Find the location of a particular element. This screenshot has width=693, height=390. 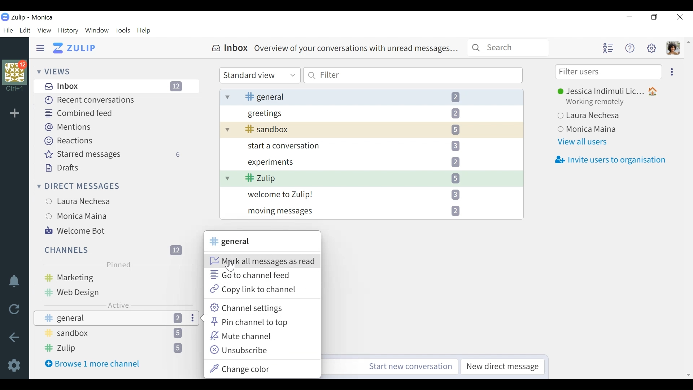

Pin channel to the top is located at coordinates (250, 323).